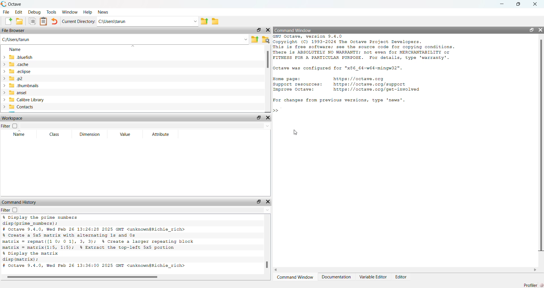 Image resolution: width=544 pixels, height=288 pixels. I want to click on one directory up, so click(255, 39).